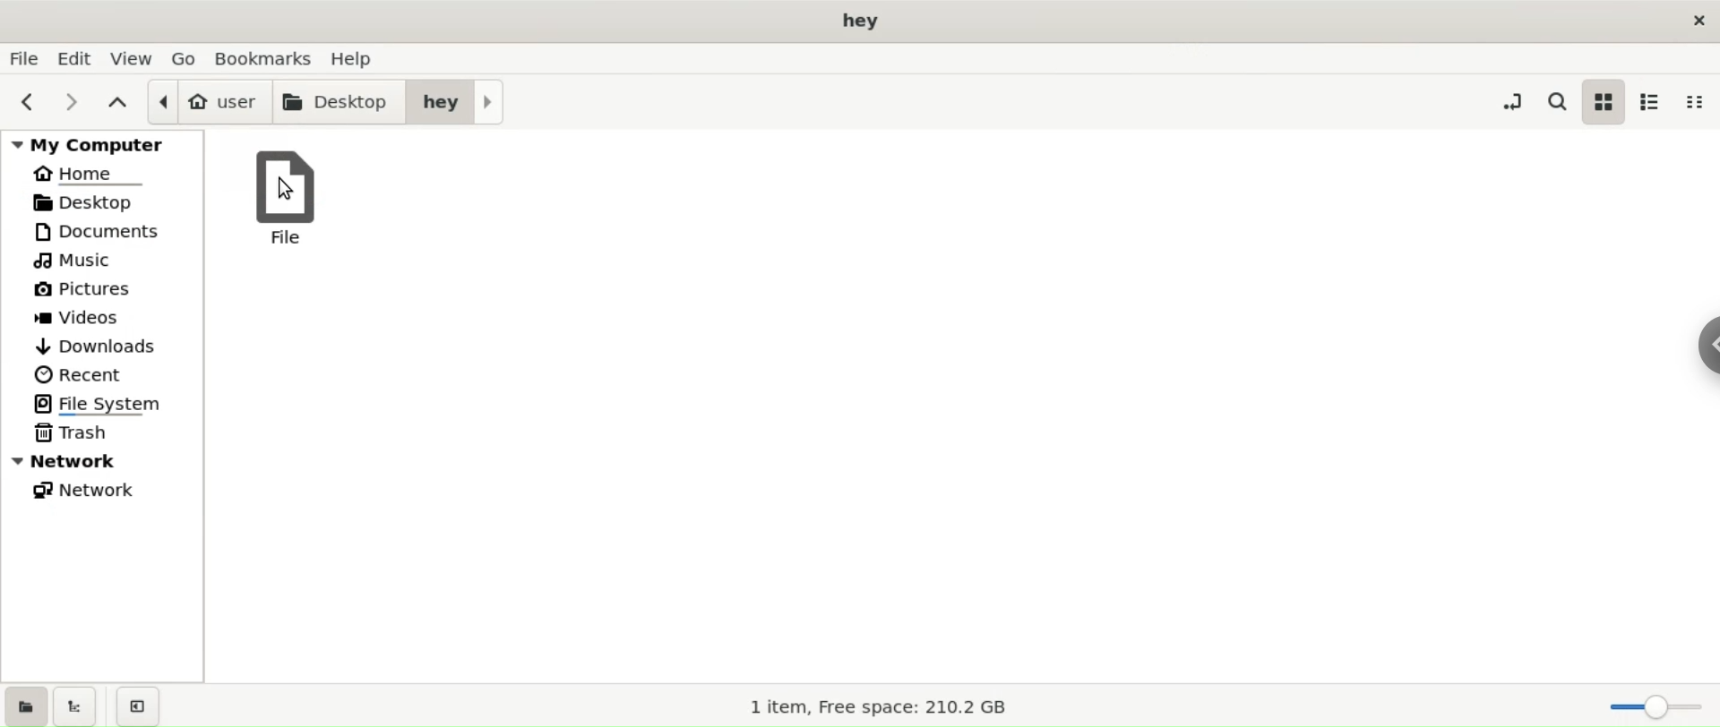 Image resolution: width=1720 pixels, height=727 pixels. What do you see at coordinates (302, 193) in the screenshot?
I see `file` at bounding box center [302, 193].